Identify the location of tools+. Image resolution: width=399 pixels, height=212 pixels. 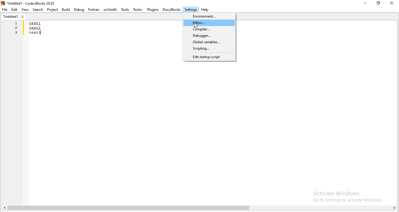
(137, 10).